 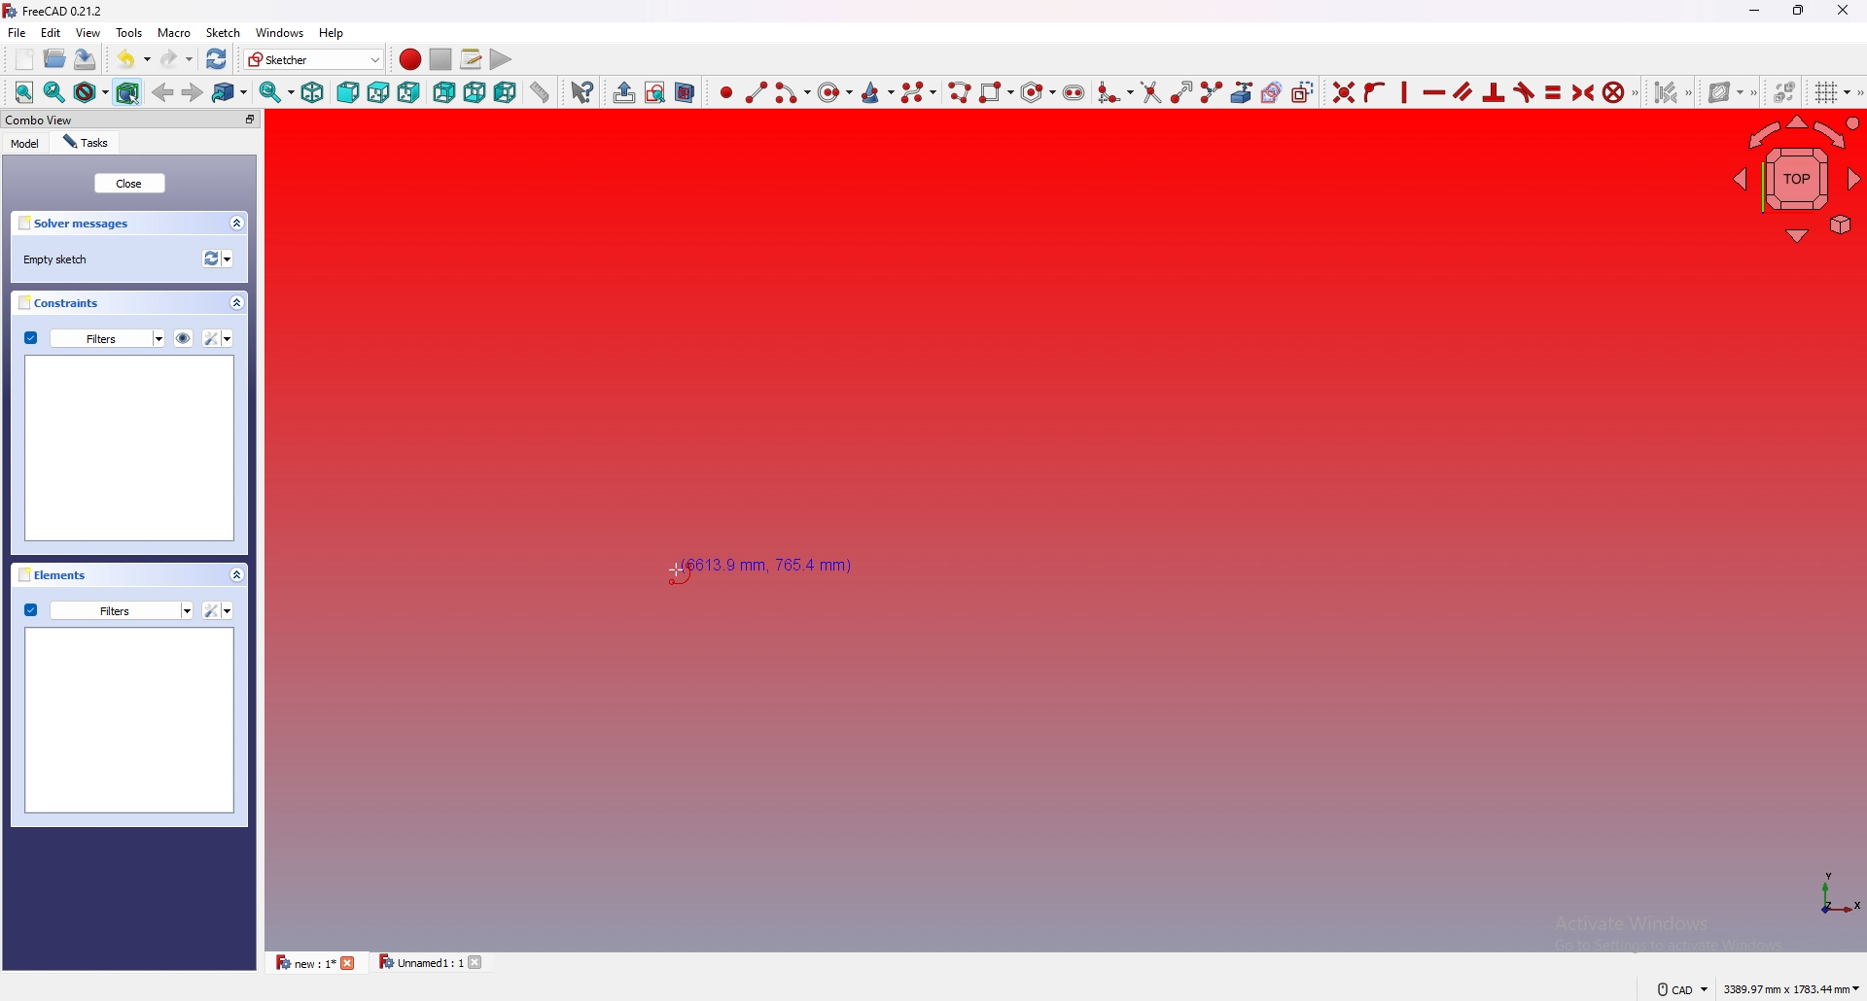 What do you see at coordinates (581, 92) in the screenshot?
I see `Whats this?` at bounding box center [581, 92].